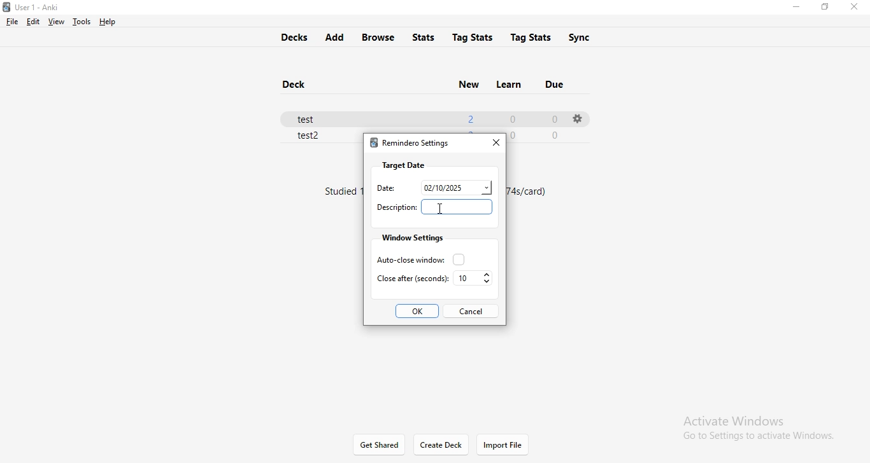  I want to click on close, so click(857, 7).